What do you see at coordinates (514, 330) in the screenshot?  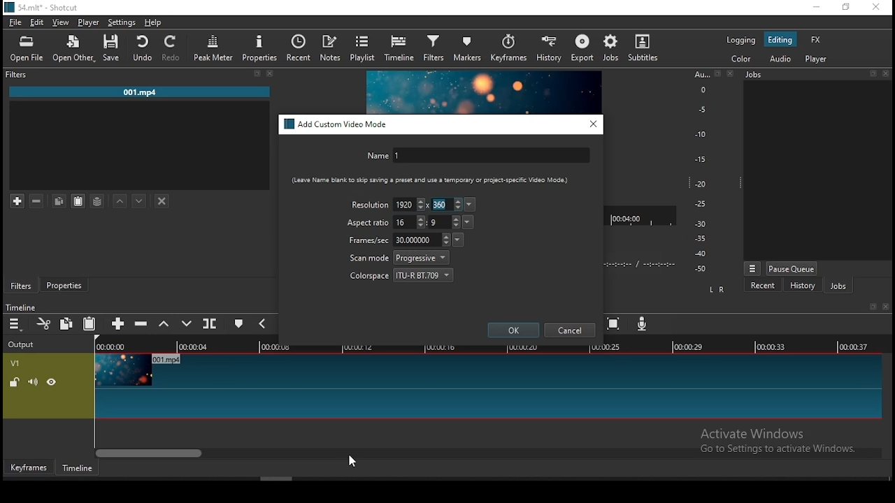 I see `ok` at bounding box center [514, 330].